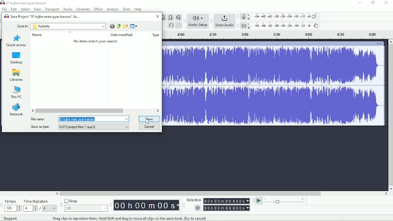 The height and width of the screenshot is (221, 393). I want to click on Redo, so click(179, 25).